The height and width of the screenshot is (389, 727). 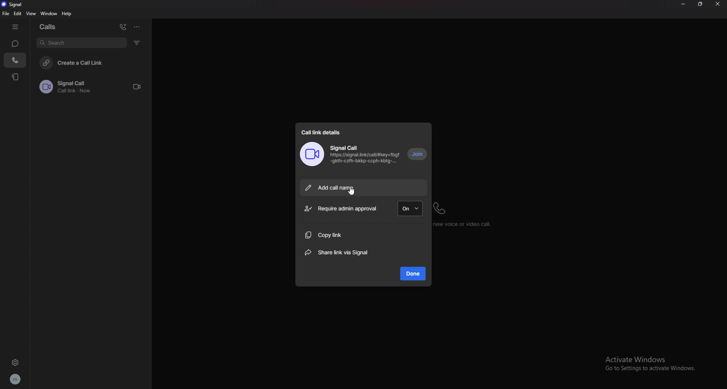 What do you see at coordinates (410, 209) in the screenshot?
I see `on` at bounding box center [410, 209].